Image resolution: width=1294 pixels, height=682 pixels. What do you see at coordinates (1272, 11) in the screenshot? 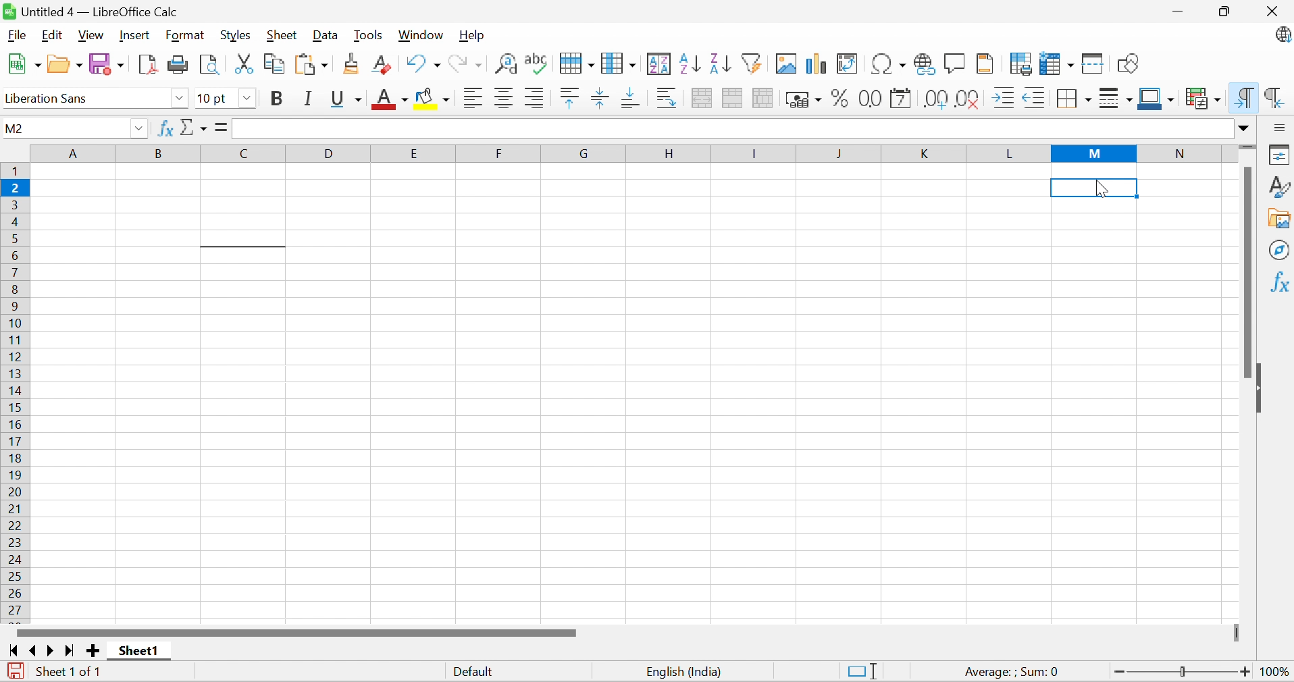
I see `Close` at bounding box center [1272, 11].